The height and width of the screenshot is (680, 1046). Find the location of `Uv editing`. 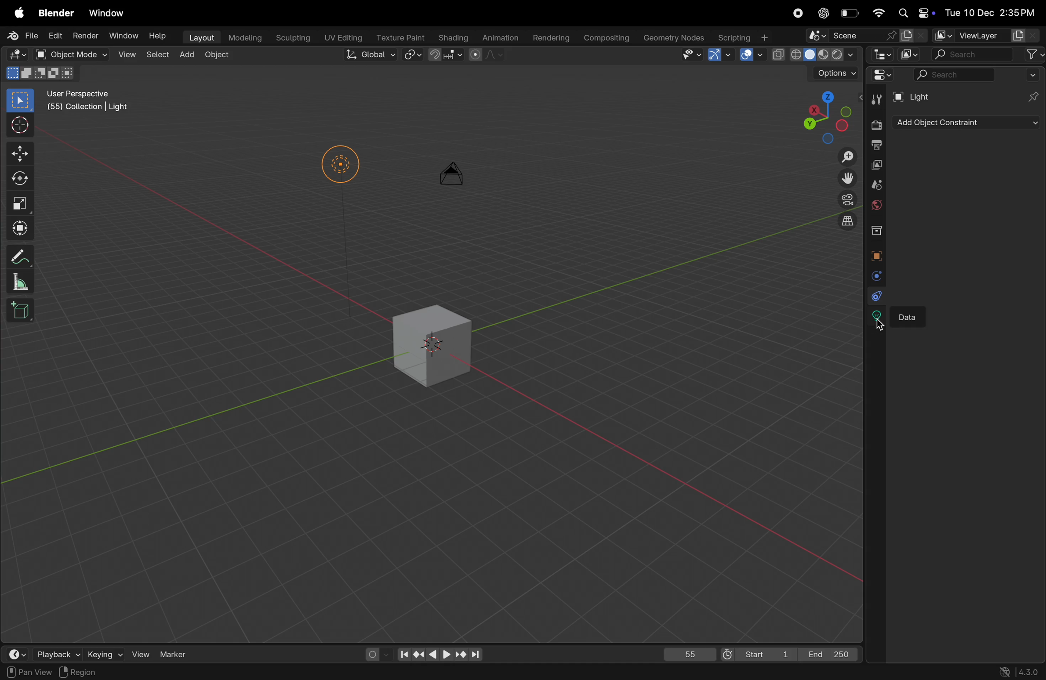

Uv editing is located at coordinates (341, 37).